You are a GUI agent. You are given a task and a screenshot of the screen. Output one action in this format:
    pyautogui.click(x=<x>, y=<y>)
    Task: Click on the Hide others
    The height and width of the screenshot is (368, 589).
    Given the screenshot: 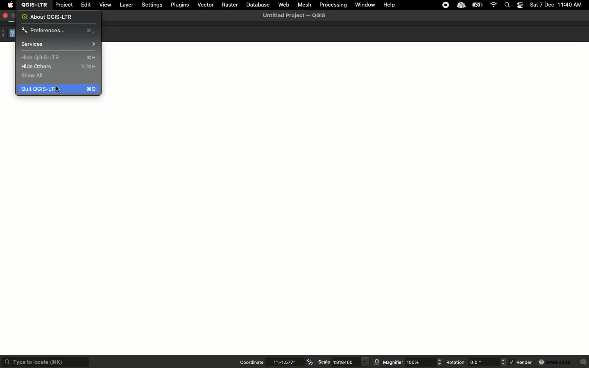 What is the action you would take?
    pyautogui.click(x=60, y=67)
    